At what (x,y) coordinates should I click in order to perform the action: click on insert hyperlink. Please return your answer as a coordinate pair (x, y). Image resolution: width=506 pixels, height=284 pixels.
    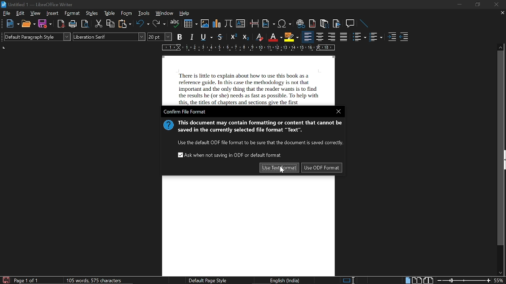
    Looking at the image, I should click on (301, 24).